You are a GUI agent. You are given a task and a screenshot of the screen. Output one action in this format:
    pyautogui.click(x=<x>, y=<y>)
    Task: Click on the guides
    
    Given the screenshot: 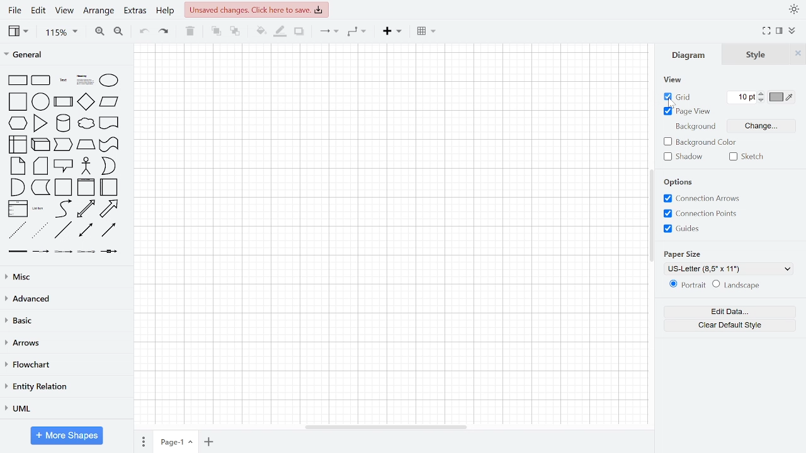 What is the action you would take?
    pyautogui.click(x=685, y=229)
    